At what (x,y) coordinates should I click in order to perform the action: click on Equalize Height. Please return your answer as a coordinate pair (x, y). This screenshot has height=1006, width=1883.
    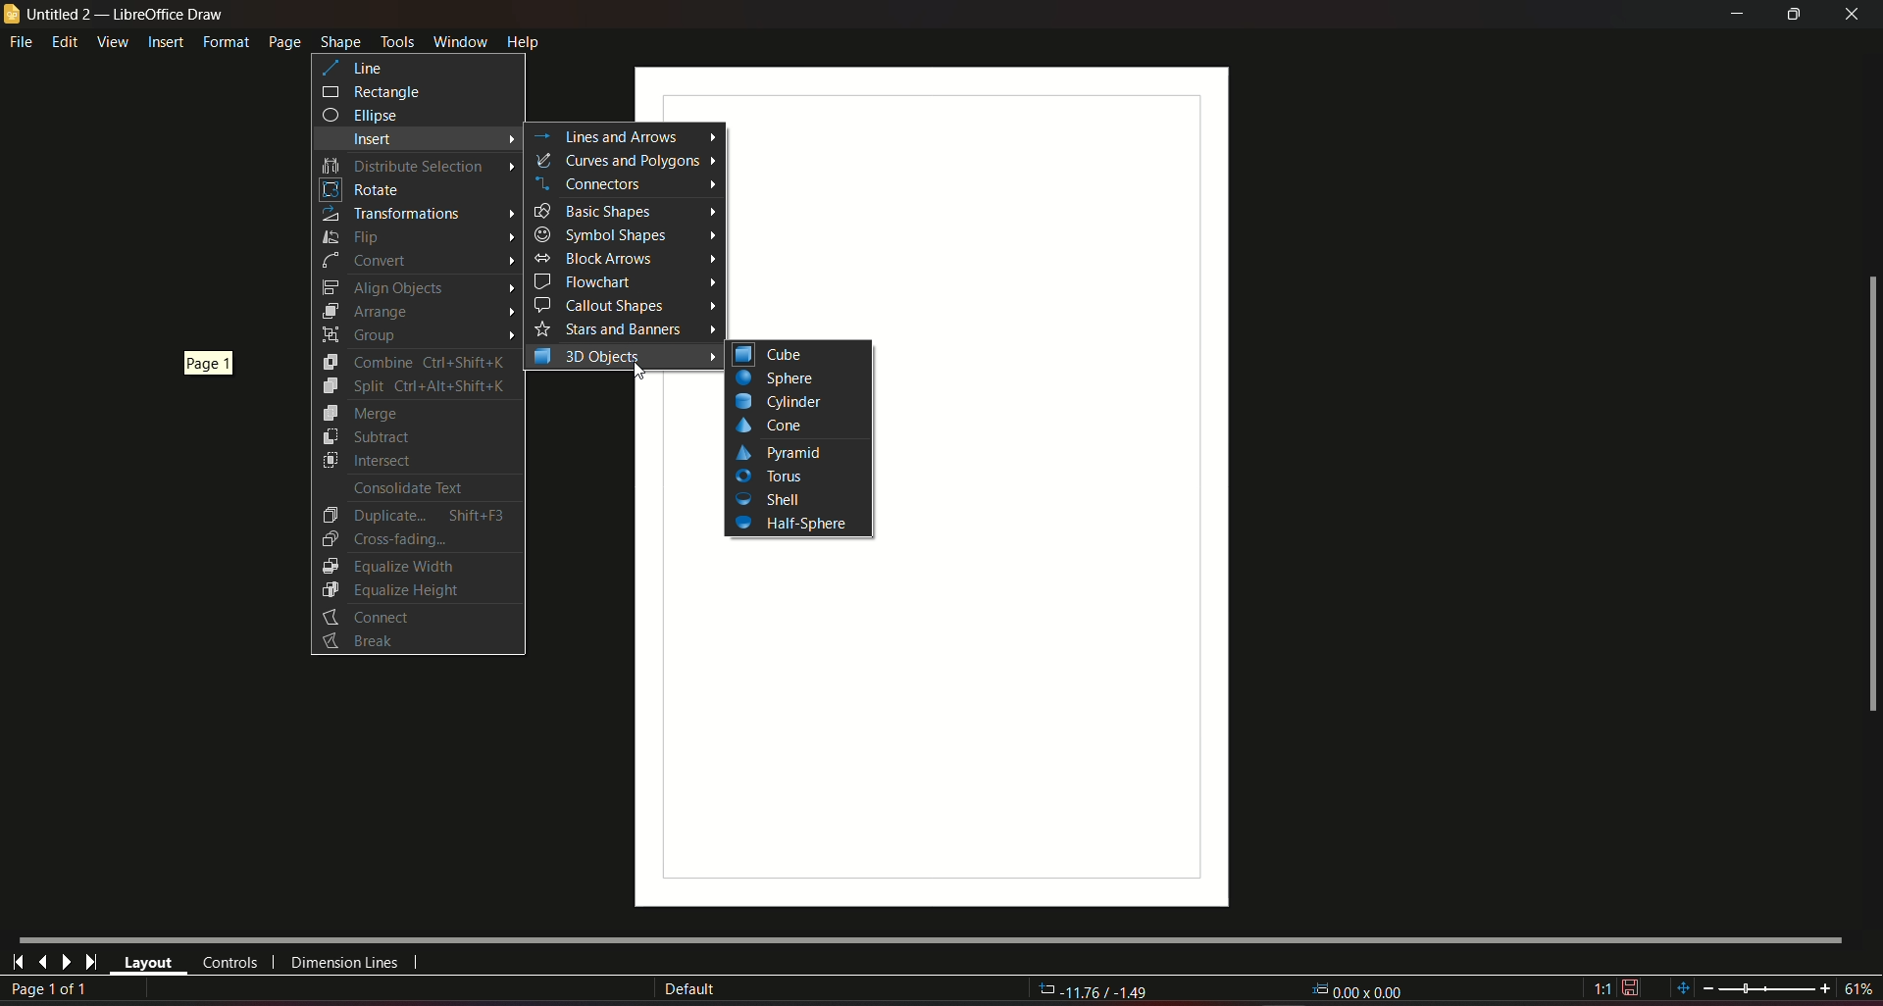
    Looking at the image, I should click on (390, 589).